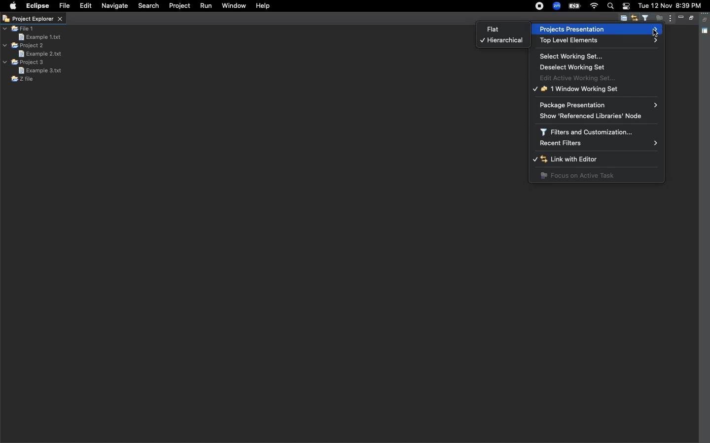 The width and height of the screenshot is (710, 443). I want to click on Edit active working set, so click(582, 77).